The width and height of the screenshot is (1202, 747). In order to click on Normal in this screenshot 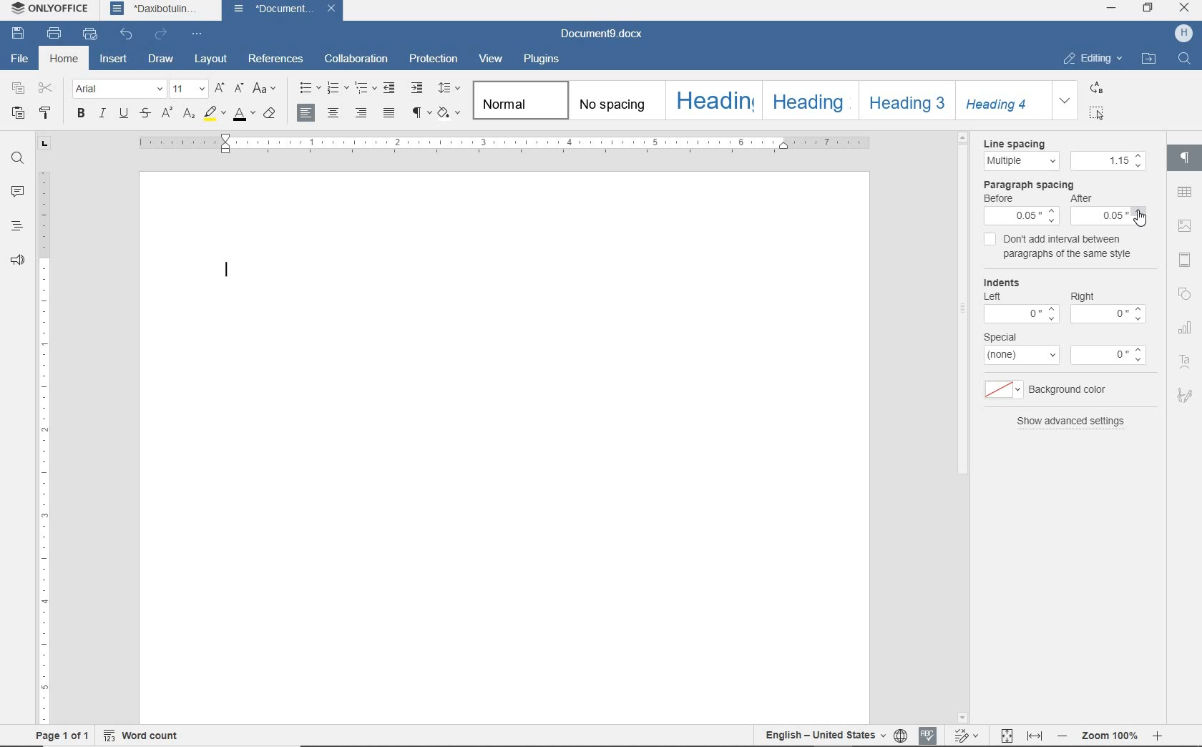, I will do `click(519, 101)`.